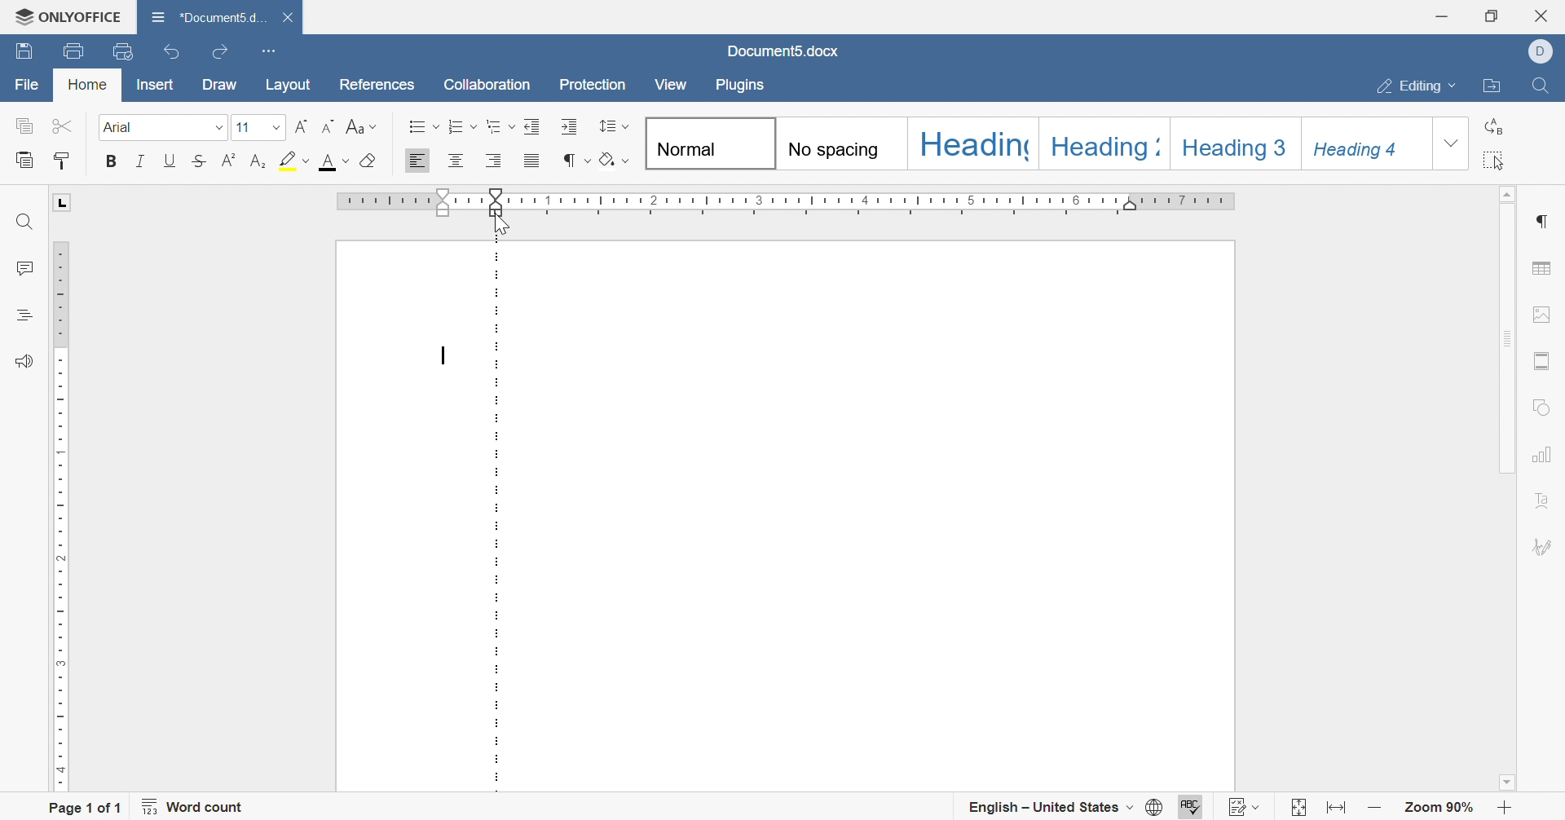 The image size is (1565, 820). What do you see at coordinates (20, 315) in the screenshot?
I see `headings` at bounding box center [20, 315].